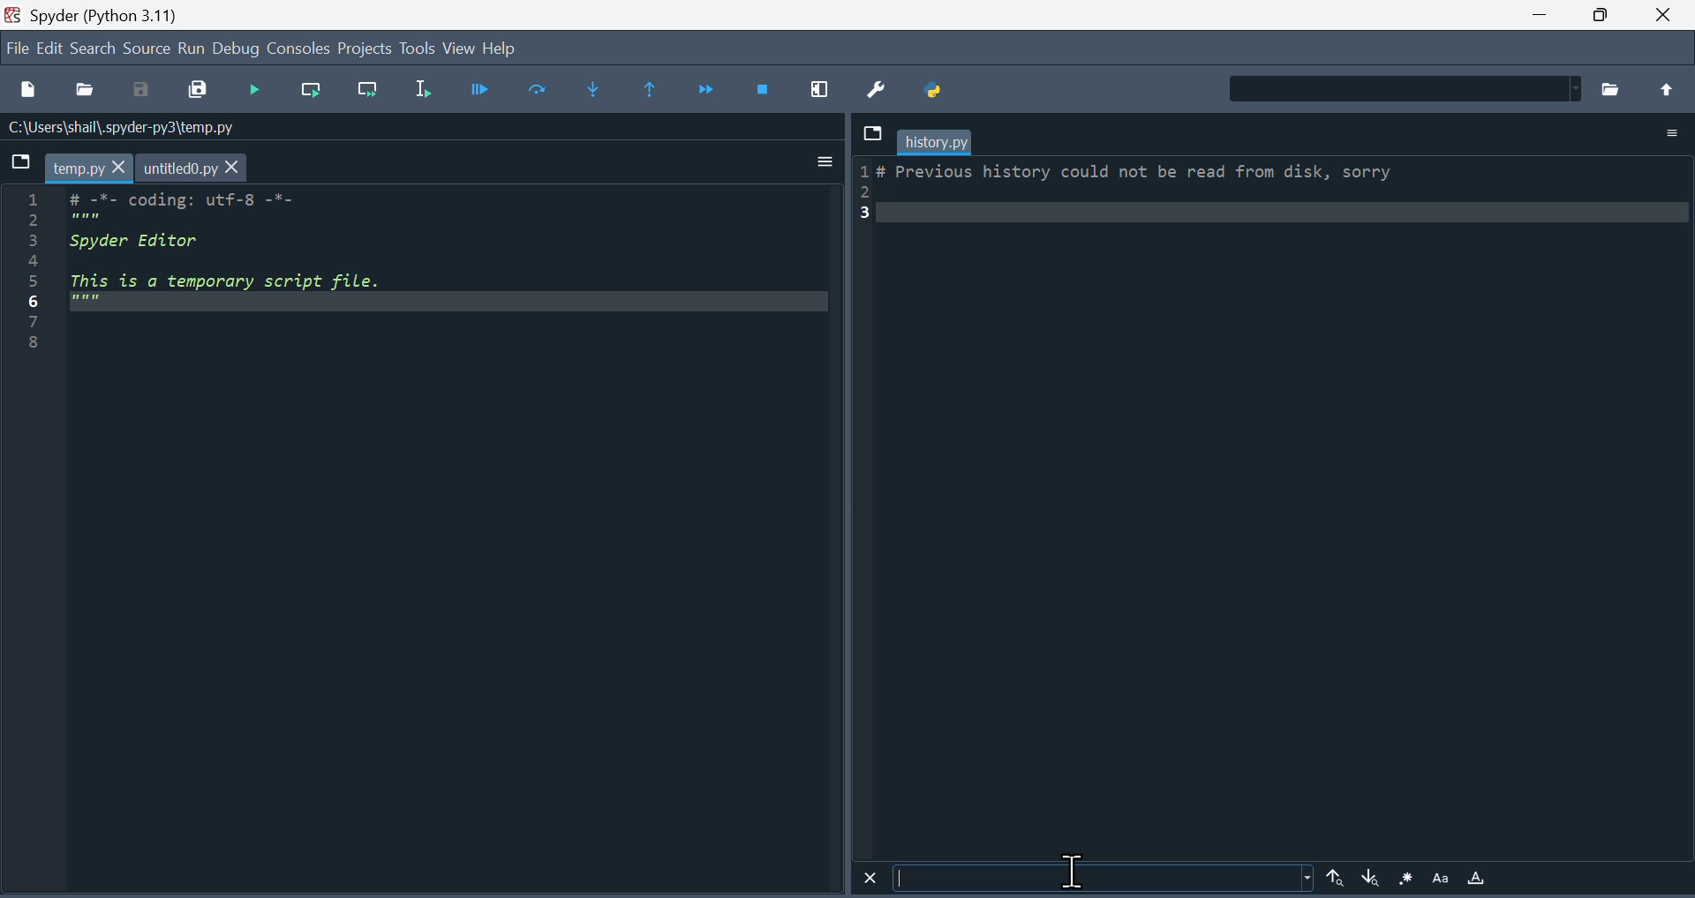 The image size is (1695, 898). Describe the element at coordinates (12, 14) in the screenshot. I see `spyder logo` at that location.